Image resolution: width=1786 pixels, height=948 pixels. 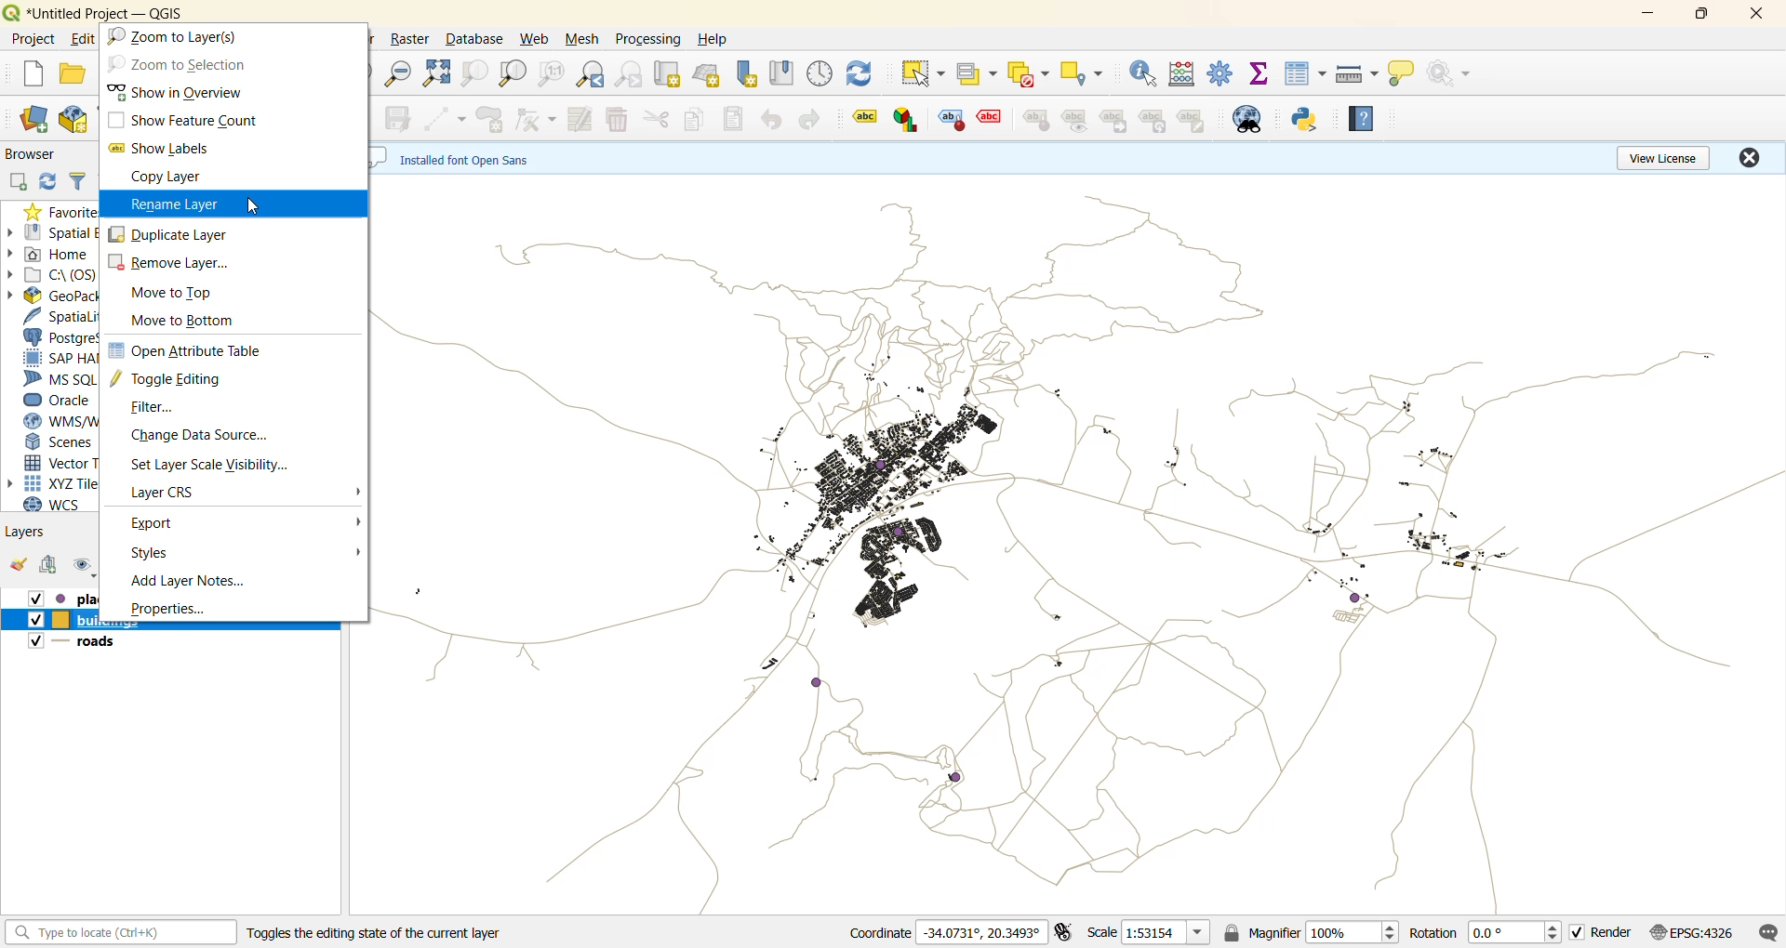 What do you see at coordinates (771, 121) in the screenshot?
I see `undo` at bounding box center [771, 121].